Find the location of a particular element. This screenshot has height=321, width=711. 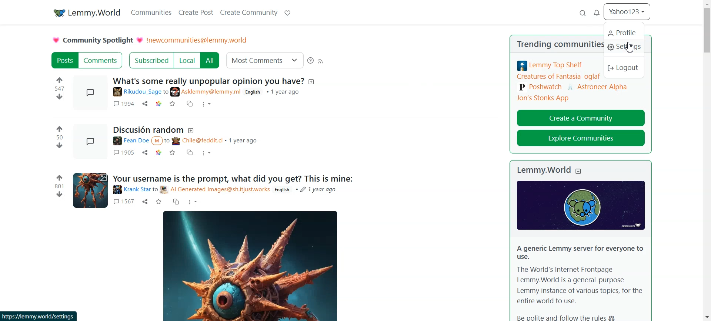

Community spotlight is located at coordinates (97, 40).